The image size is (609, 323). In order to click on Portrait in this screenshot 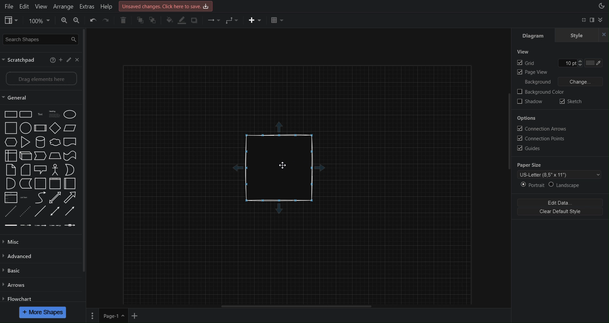, I will do `click(533, 185)`.